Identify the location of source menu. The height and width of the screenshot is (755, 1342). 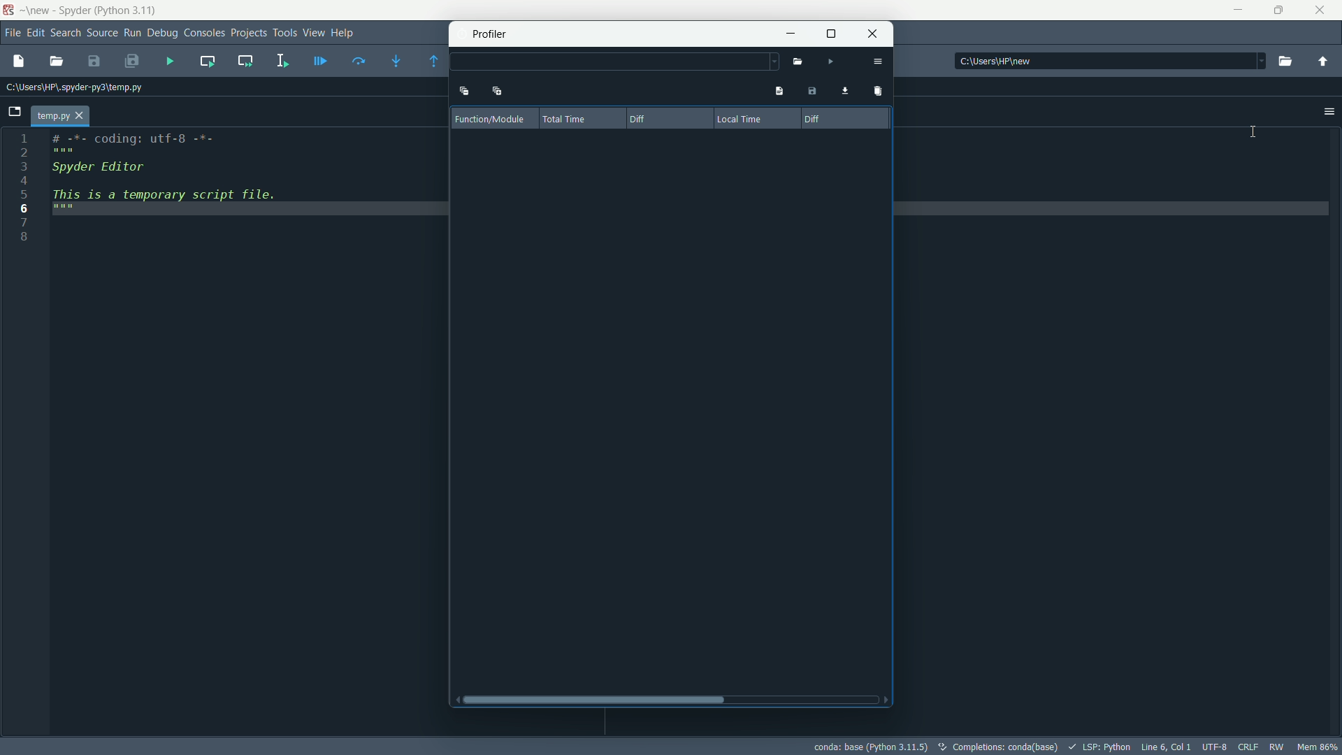
(100, 34).